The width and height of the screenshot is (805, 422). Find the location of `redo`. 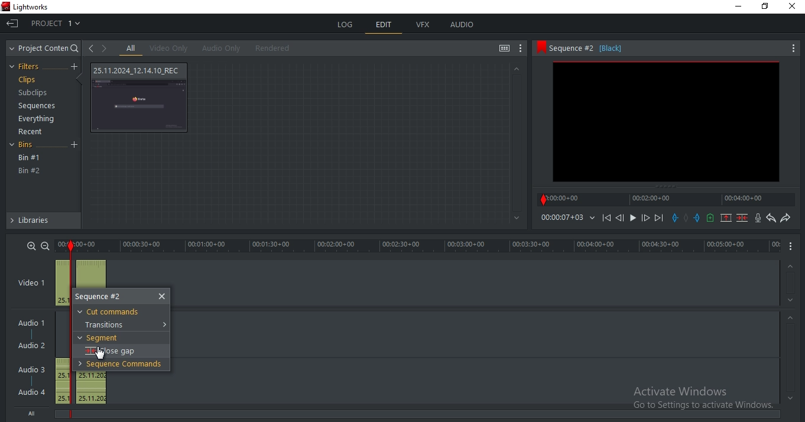

redo is located at coordinates (785, 219).